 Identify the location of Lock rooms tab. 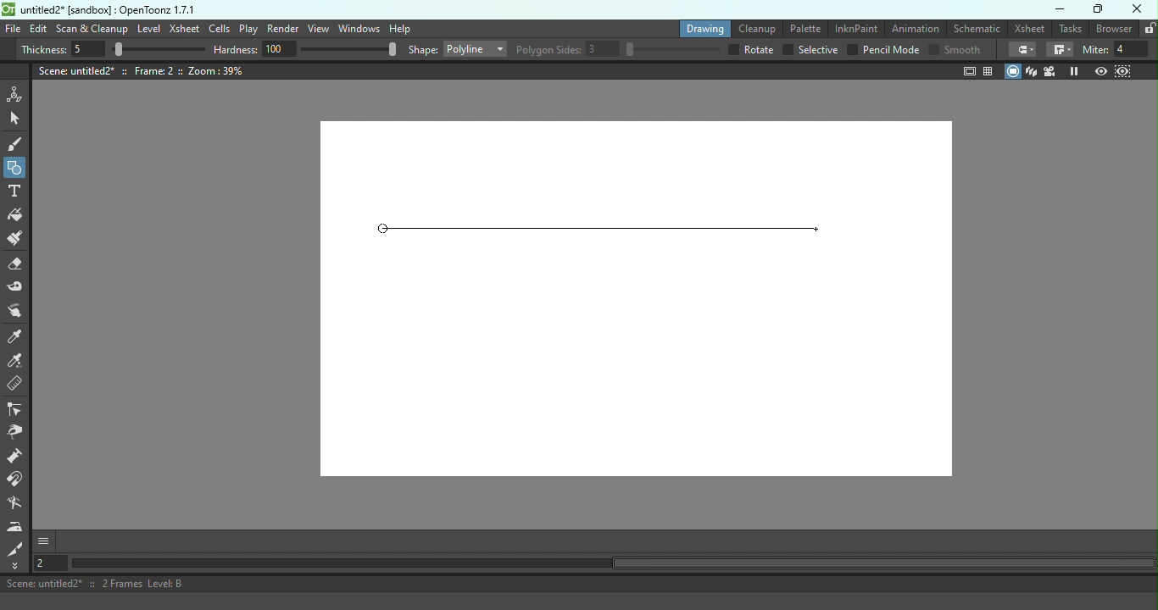
(1150, 29).